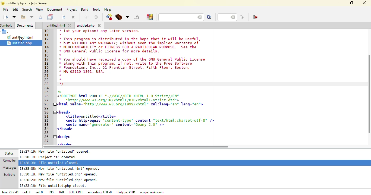 This screenshot has height=195, width=371. Describe the element at coordinates (109, 17) in the screenshot. I see `compile` at that location.